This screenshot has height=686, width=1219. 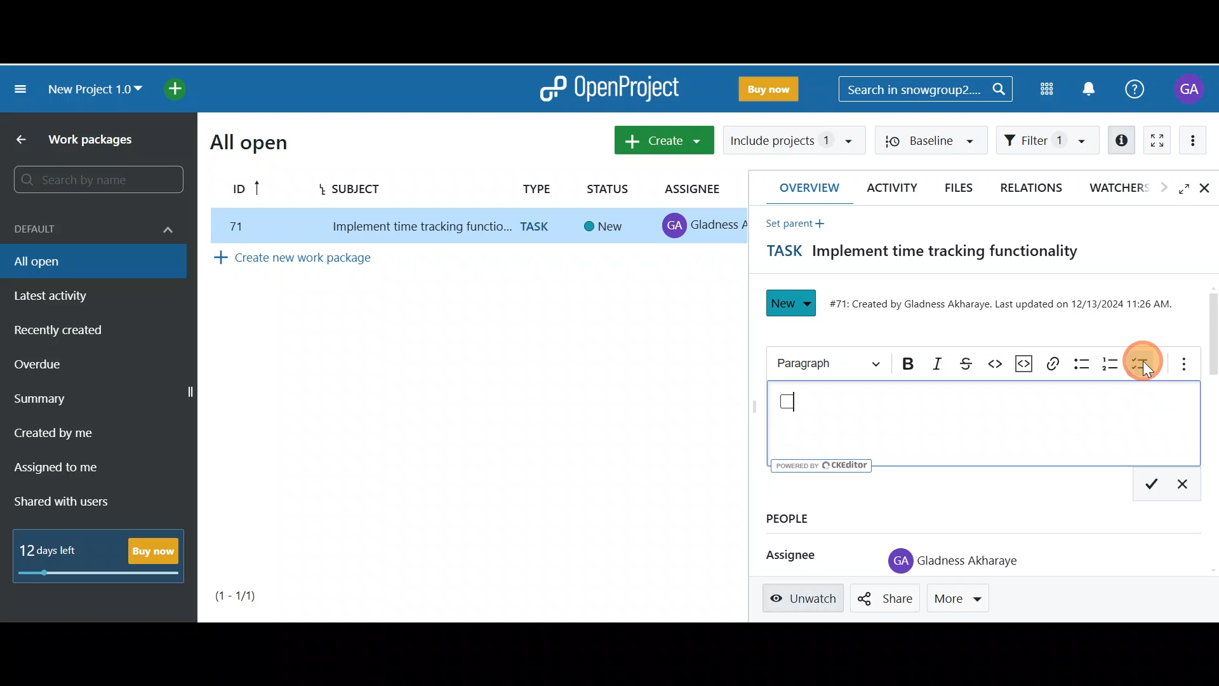 What do you see at coordinates (326, 260) in the screenshot?
I see `Create new work package` at bounding box center [326, 260].